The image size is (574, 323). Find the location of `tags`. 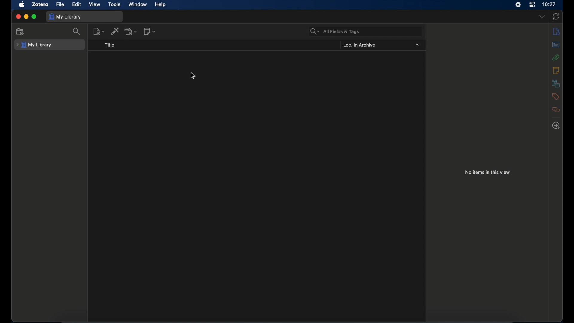

tags is located at coordinates (555, 97).